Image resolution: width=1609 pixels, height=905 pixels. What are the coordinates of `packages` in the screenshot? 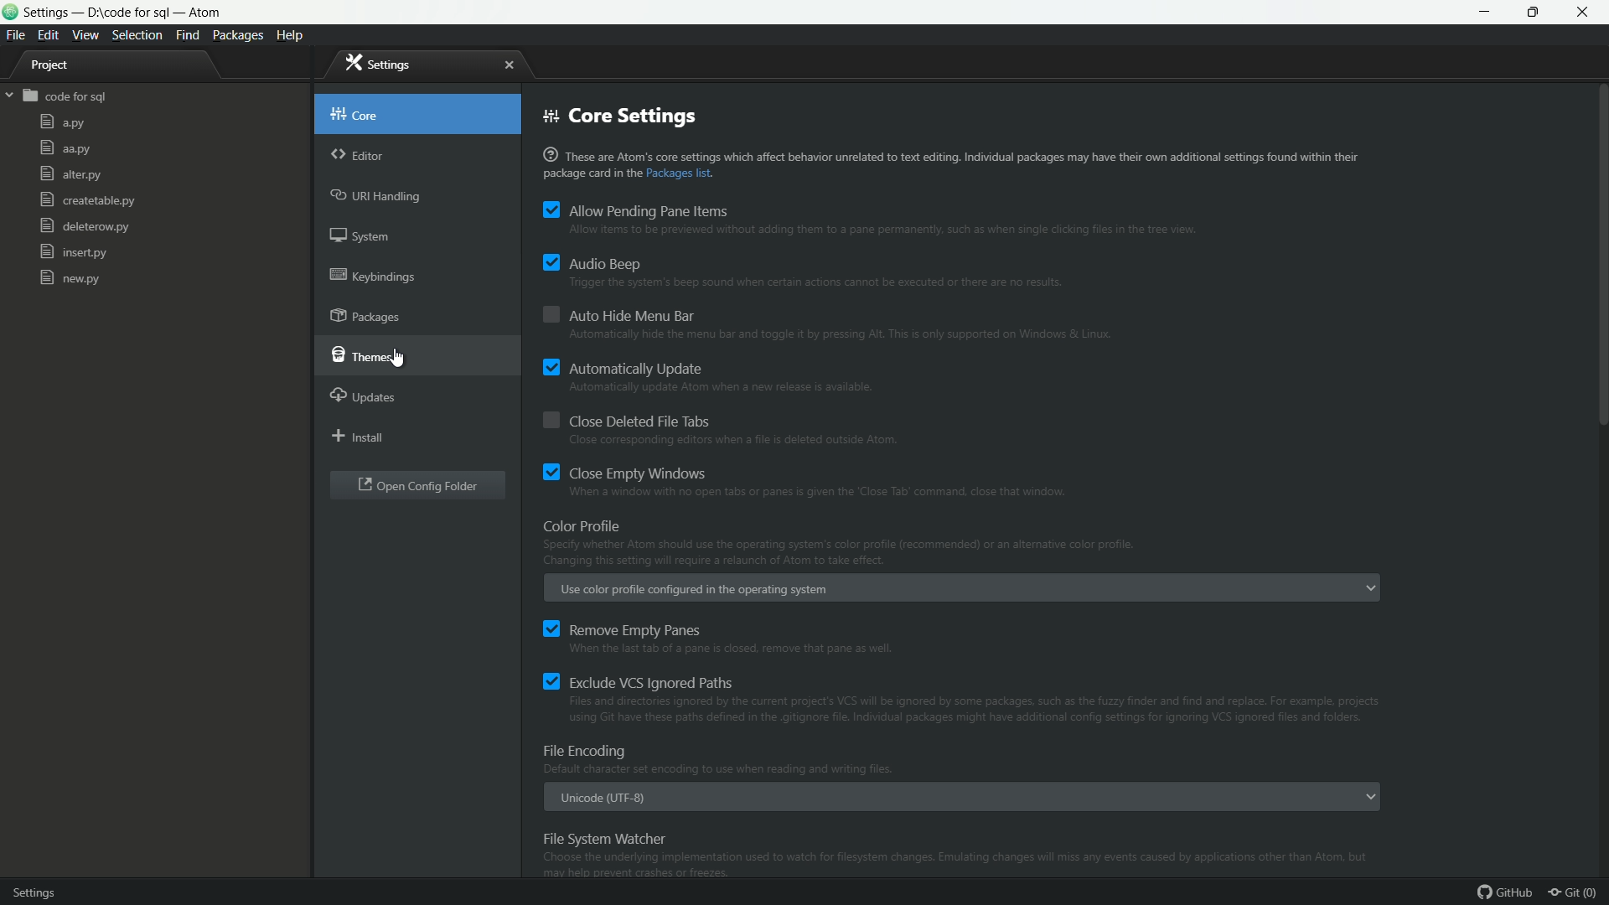 It's located at (369, 318).